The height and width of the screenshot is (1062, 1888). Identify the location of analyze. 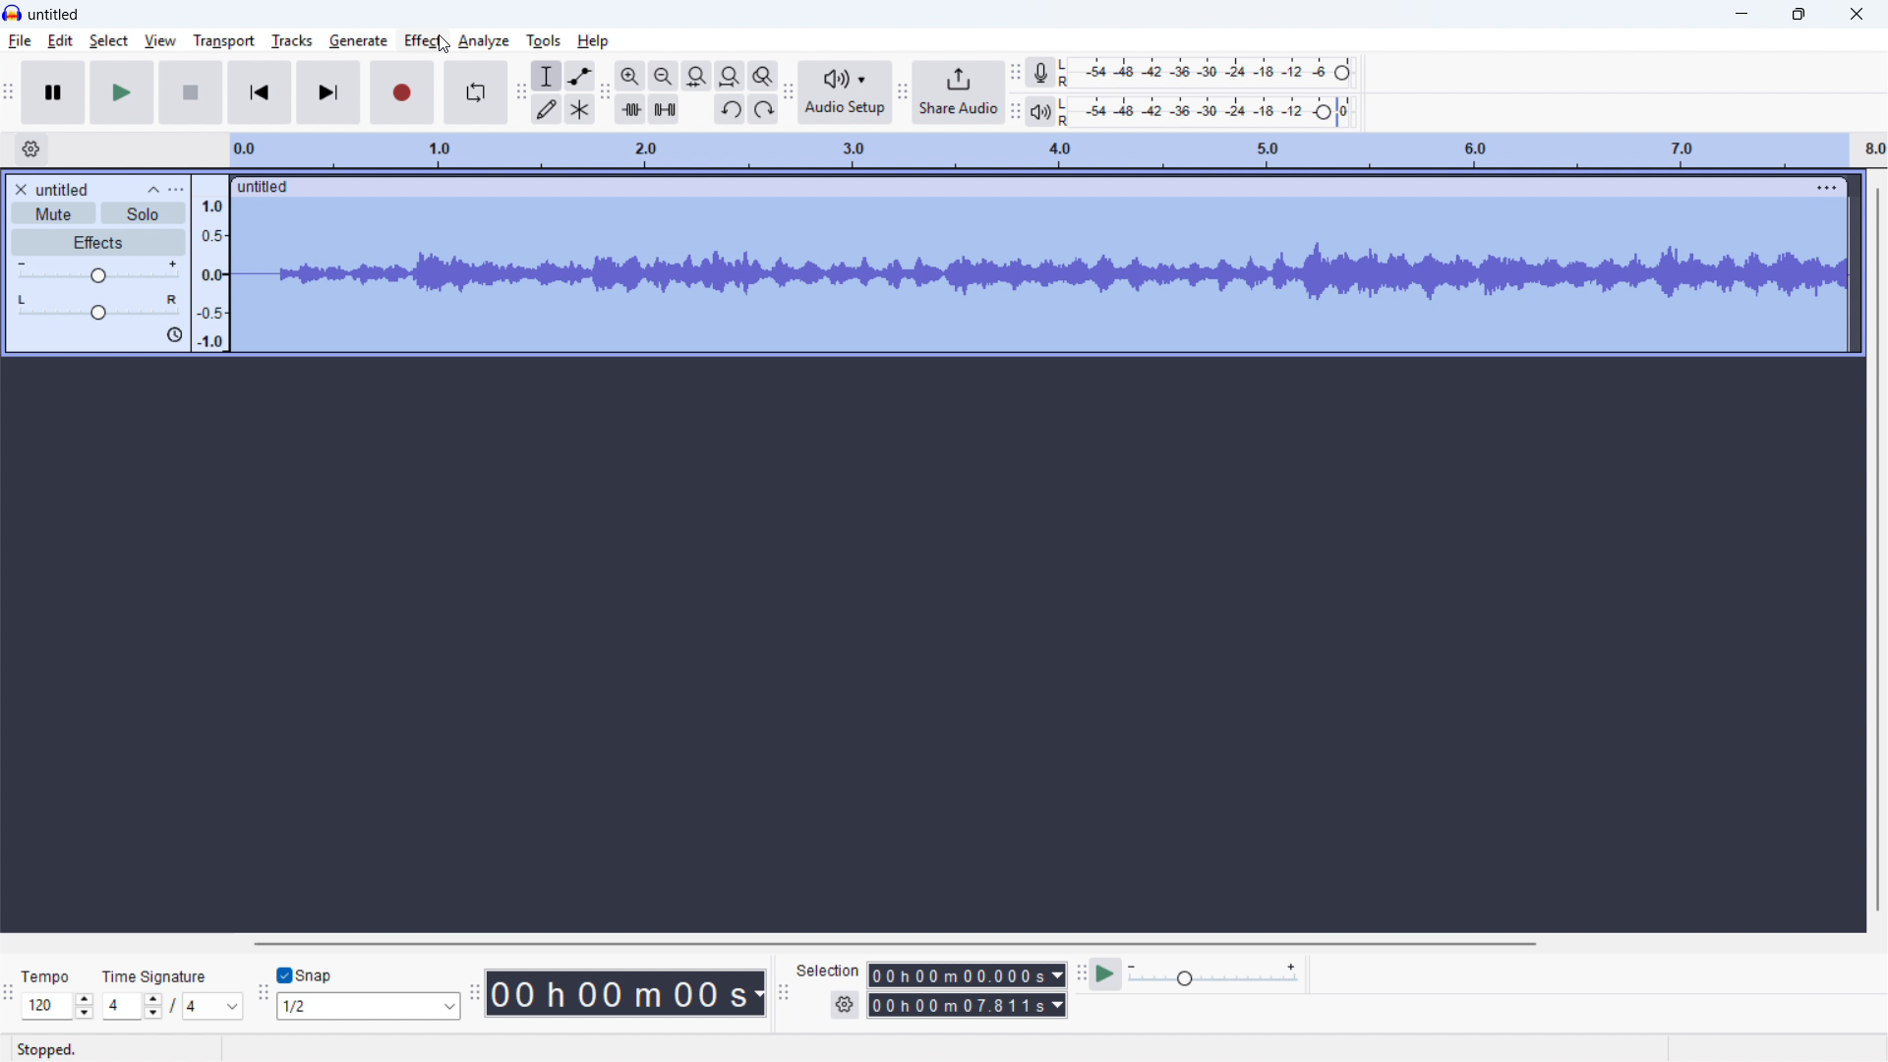
(483, 39).